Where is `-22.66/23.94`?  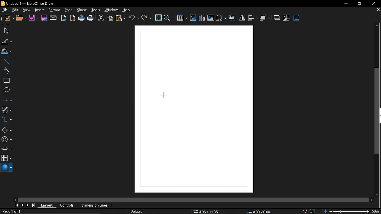
-22.66/23.94 is located at coordinates (209, 211).